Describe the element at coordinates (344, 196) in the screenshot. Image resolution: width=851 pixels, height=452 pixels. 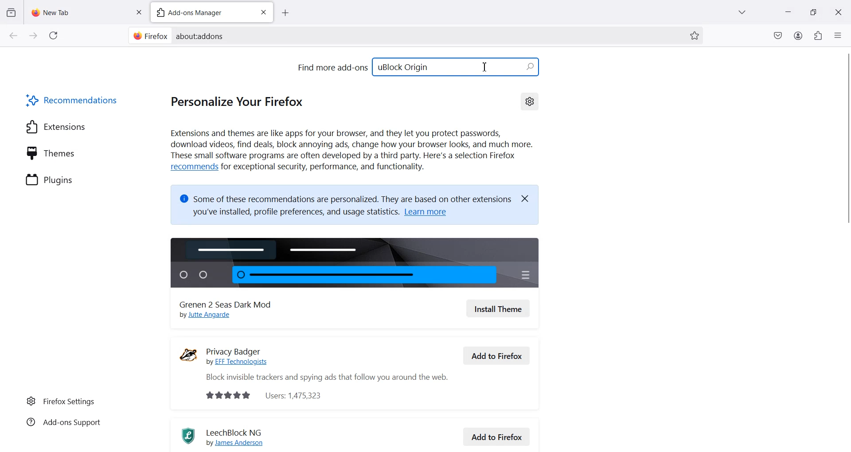
I see `@ Some of these recommendations are personalized. They are based on other extensions` at that location.